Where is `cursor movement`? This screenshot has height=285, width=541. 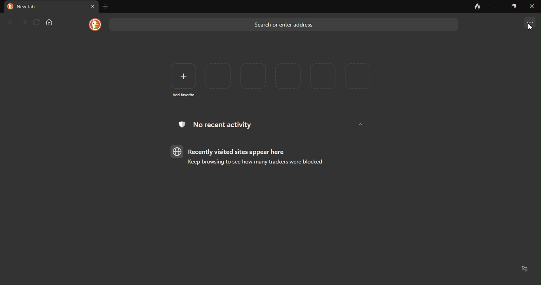
cursor movement is located at coordinates (531, 27).